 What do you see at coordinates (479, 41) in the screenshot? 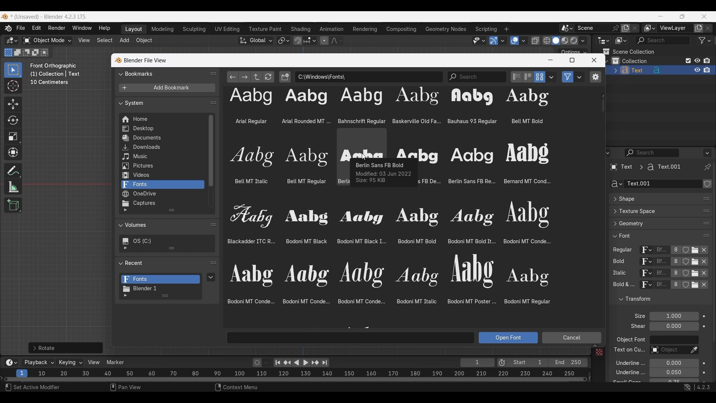
I see `Selectability and visibility` at bounding box center [479, 41].